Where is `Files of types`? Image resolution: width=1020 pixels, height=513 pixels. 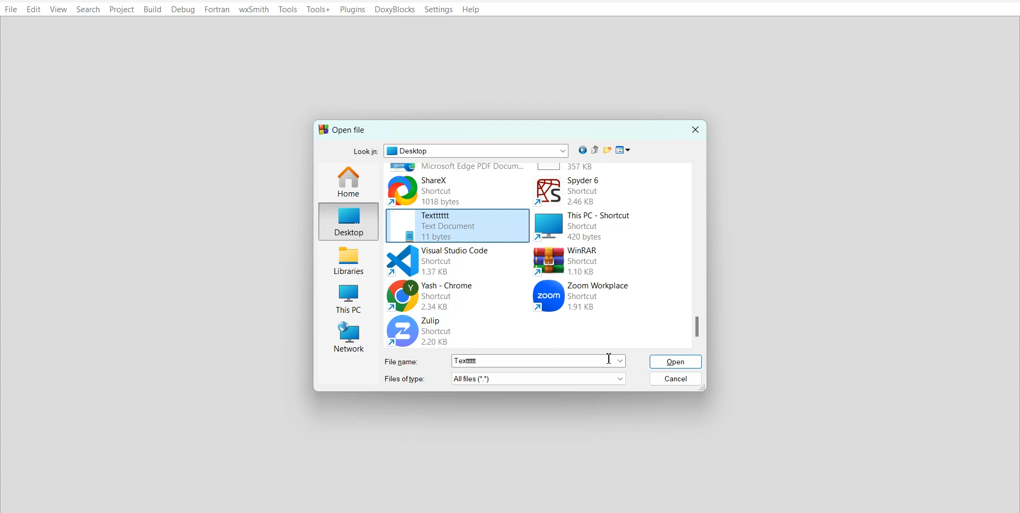
Files of types is located at coordinates (404, 379).